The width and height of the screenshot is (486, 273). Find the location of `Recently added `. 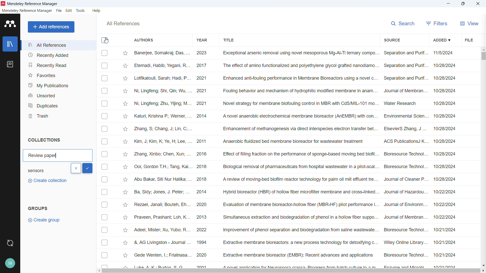

Recently added  is located at coordinates (58, 55).